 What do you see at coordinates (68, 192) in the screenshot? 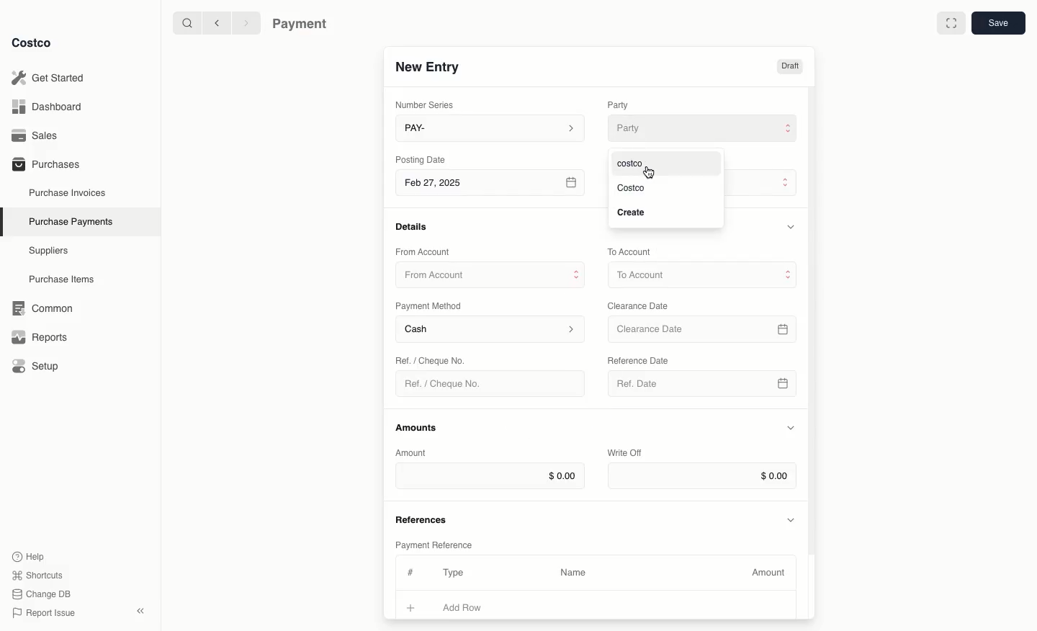
I see `Purchase Invoices` at bounding box center [68, 192].